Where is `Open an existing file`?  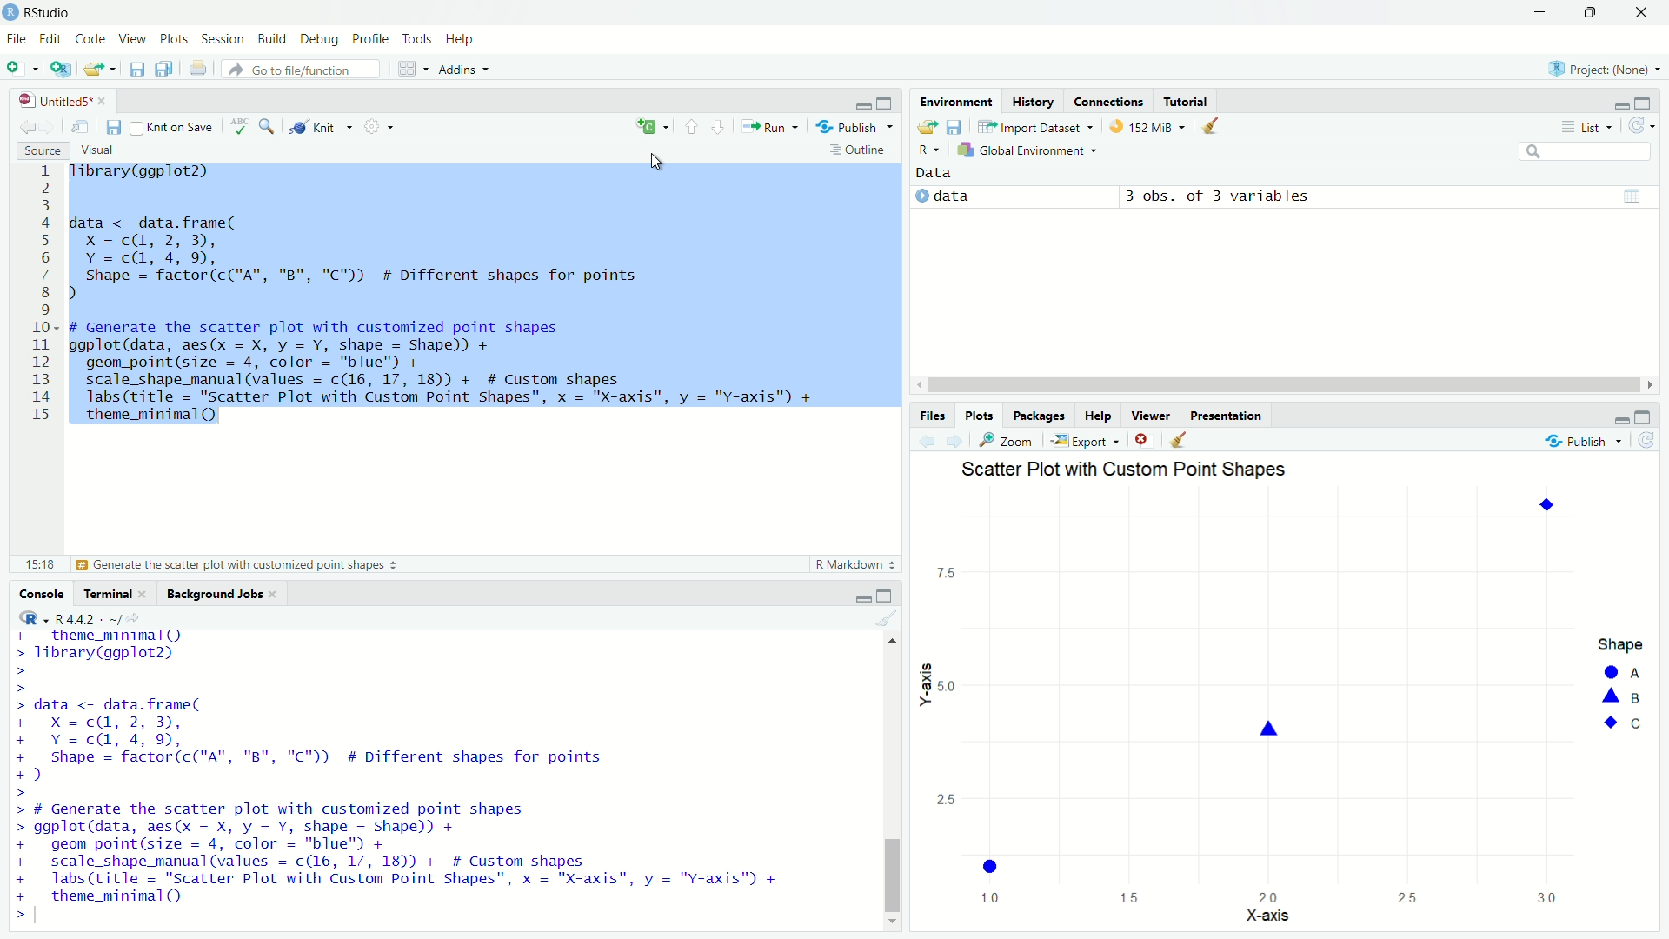 Open an existing file is located at coordinates (92, 69).